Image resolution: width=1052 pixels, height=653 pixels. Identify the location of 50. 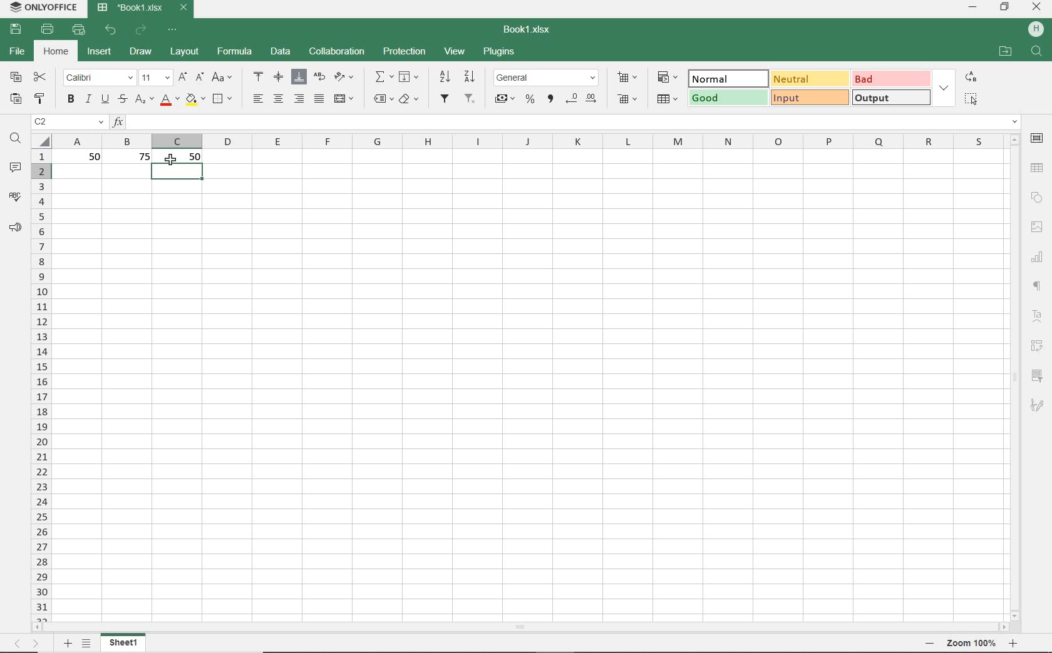
(90, 157).